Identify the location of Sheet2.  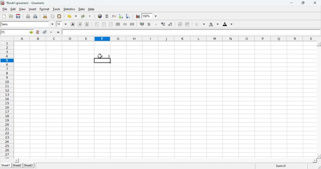
(17, 165).